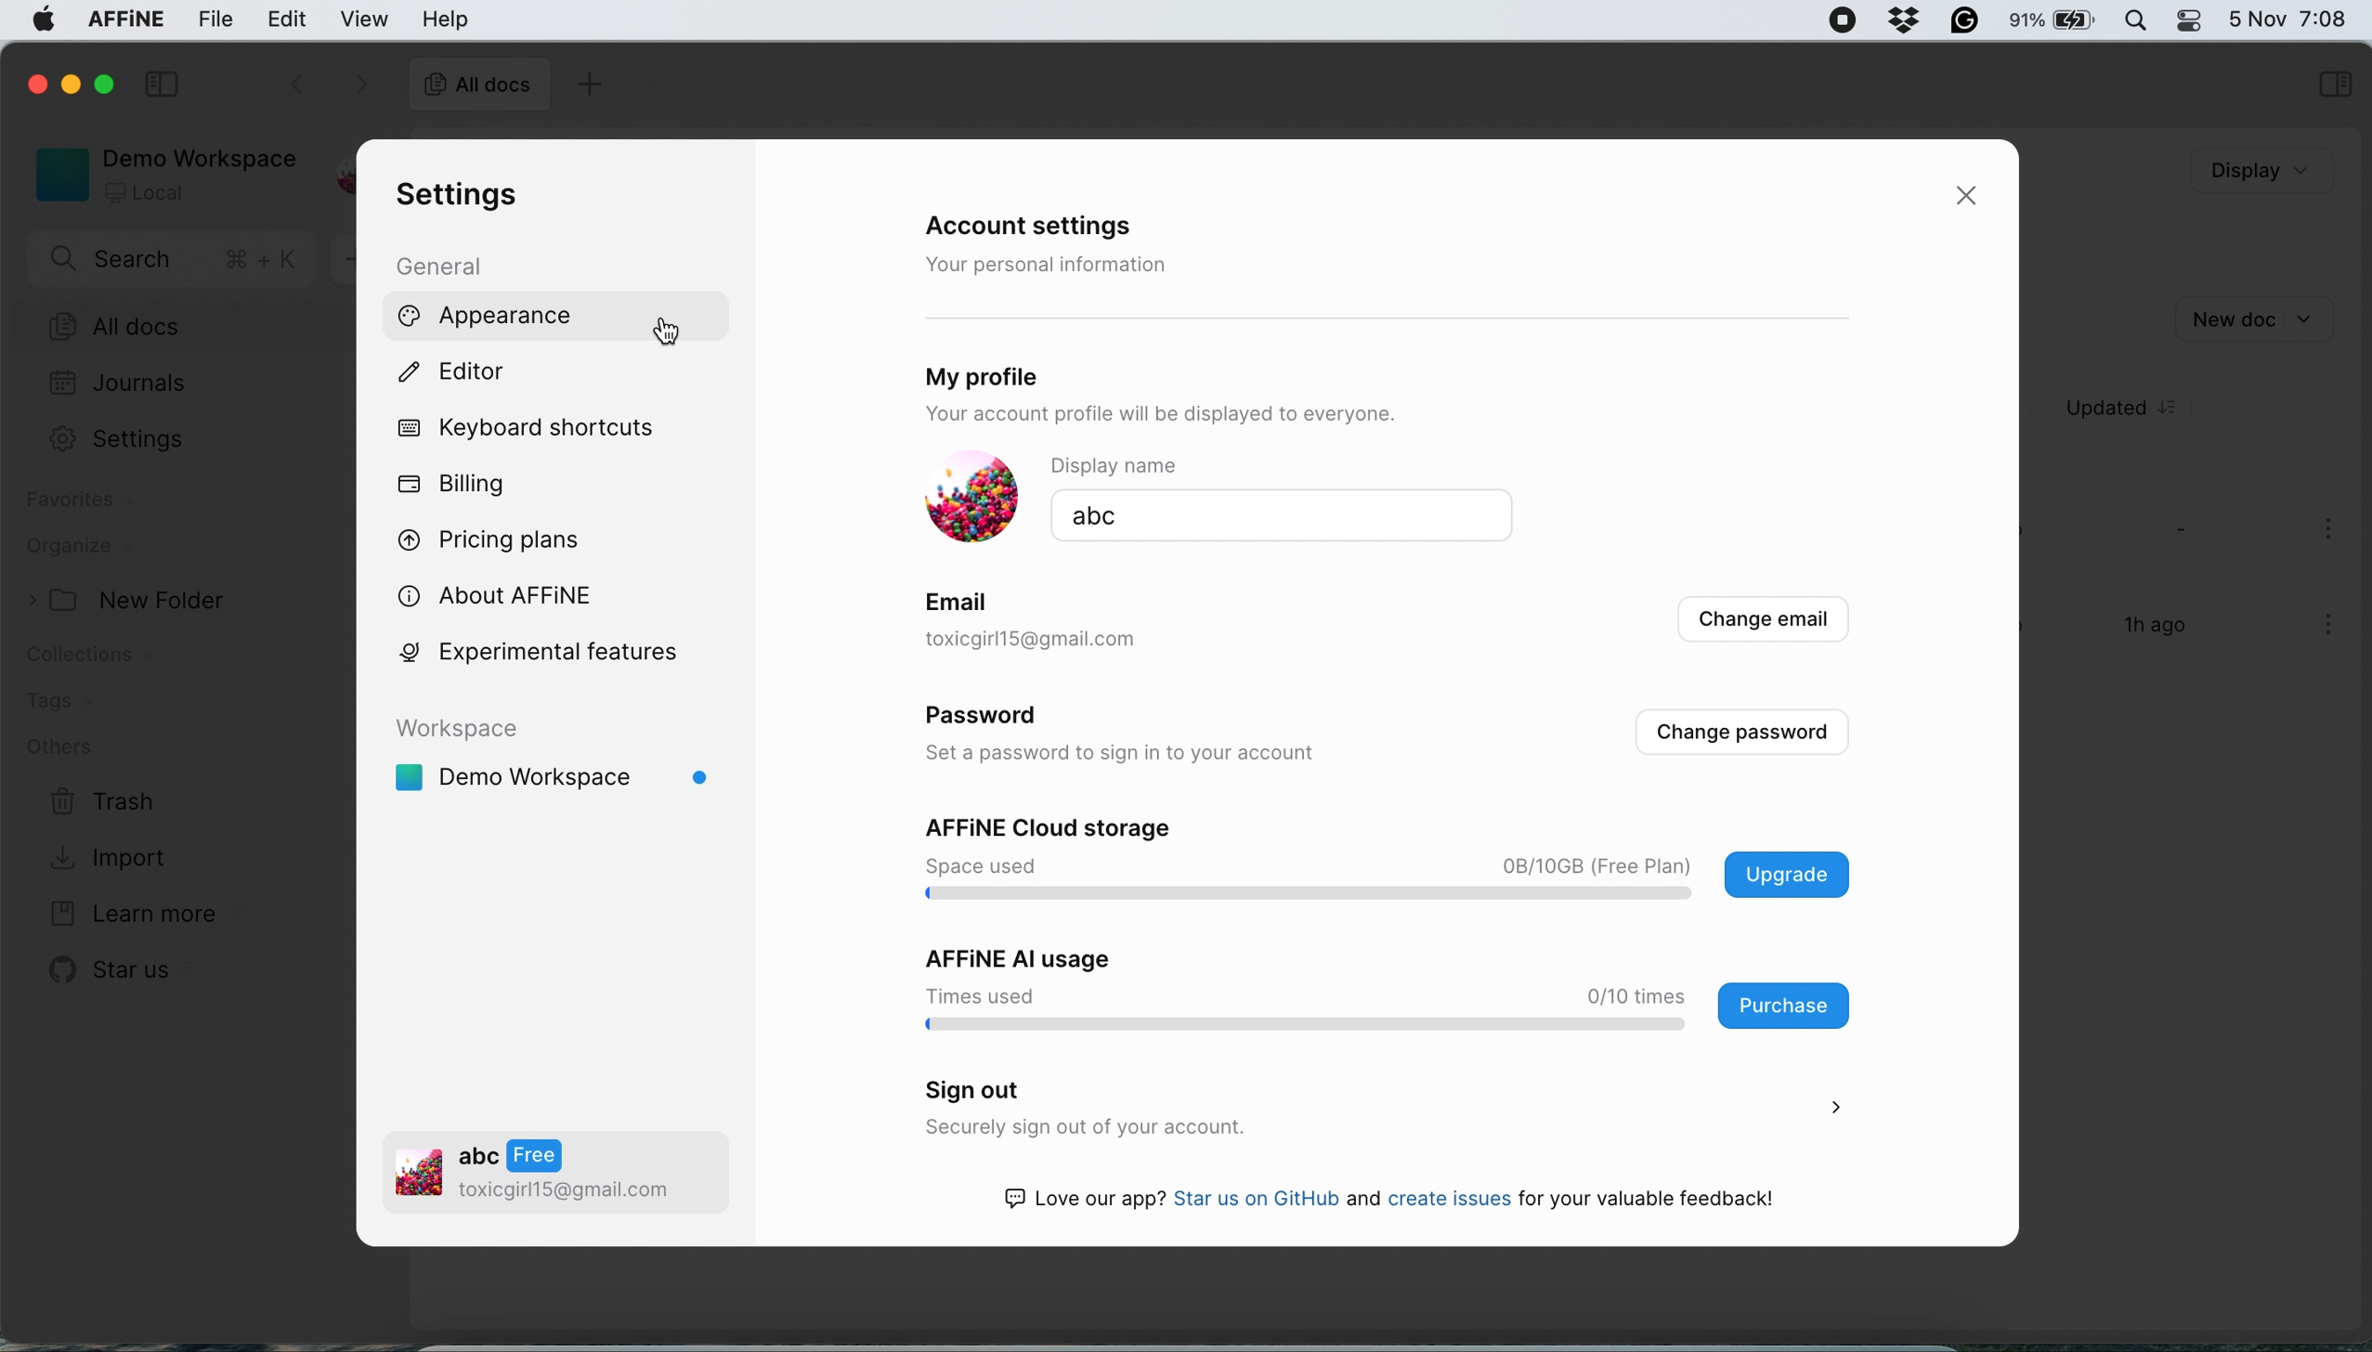  Describe the element at coordinates (63, 703) in the screenshot. I see `tags` at that location.